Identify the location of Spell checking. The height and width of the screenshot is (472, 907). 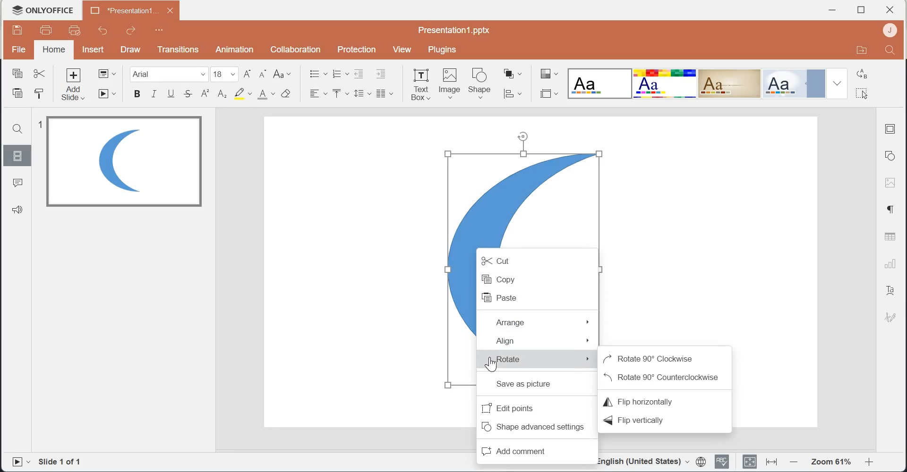
(724, 462).